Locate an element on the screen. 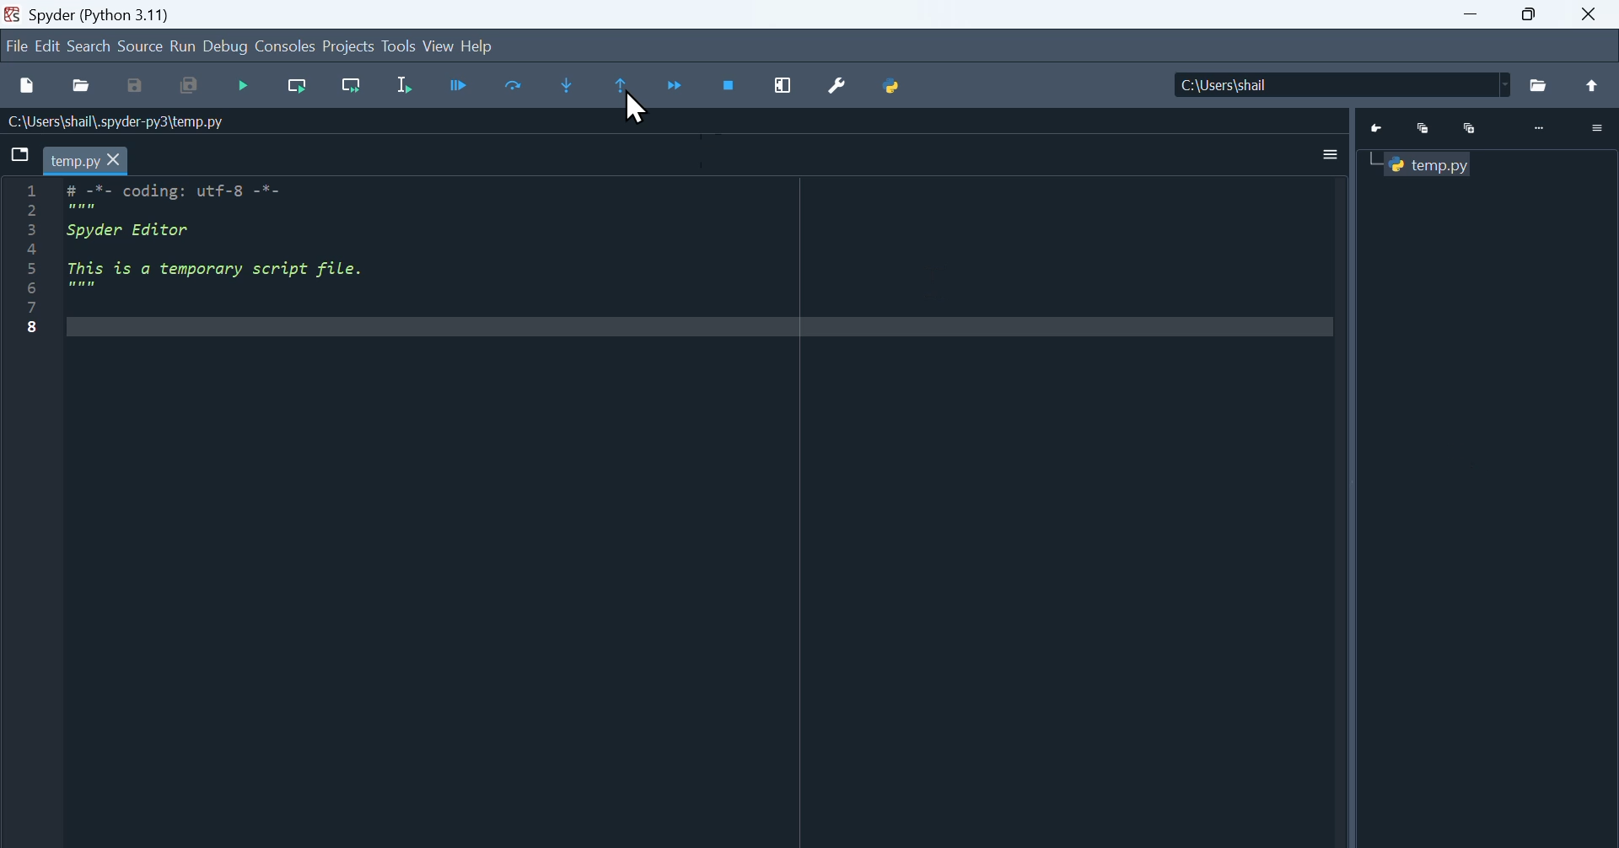 This screenshot has height=848, width=1619. Run selection is located at coordinates (403, 84).